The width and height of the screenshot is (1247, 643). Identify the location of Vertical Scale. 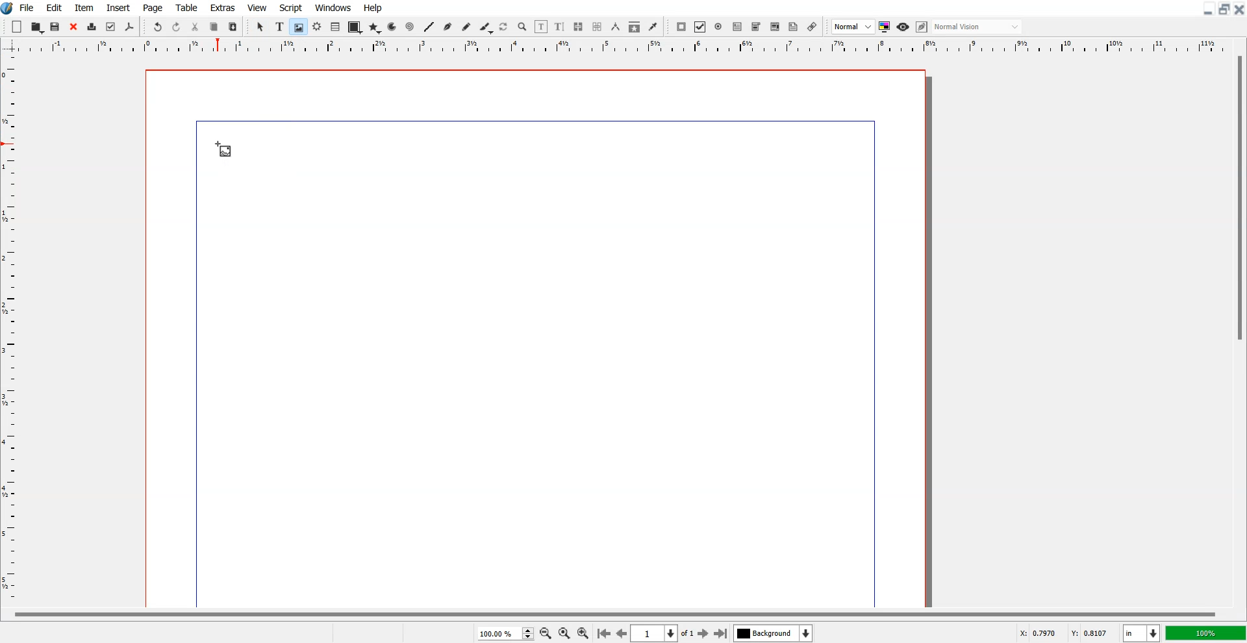
(623, 47).